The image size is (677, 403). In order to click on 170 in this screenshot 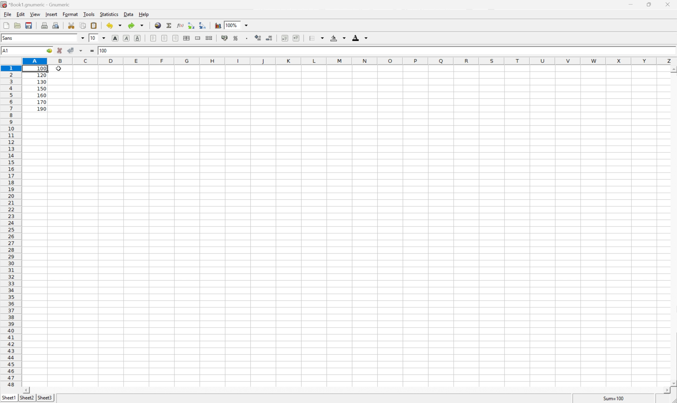, I will do `click(42, 102)`.